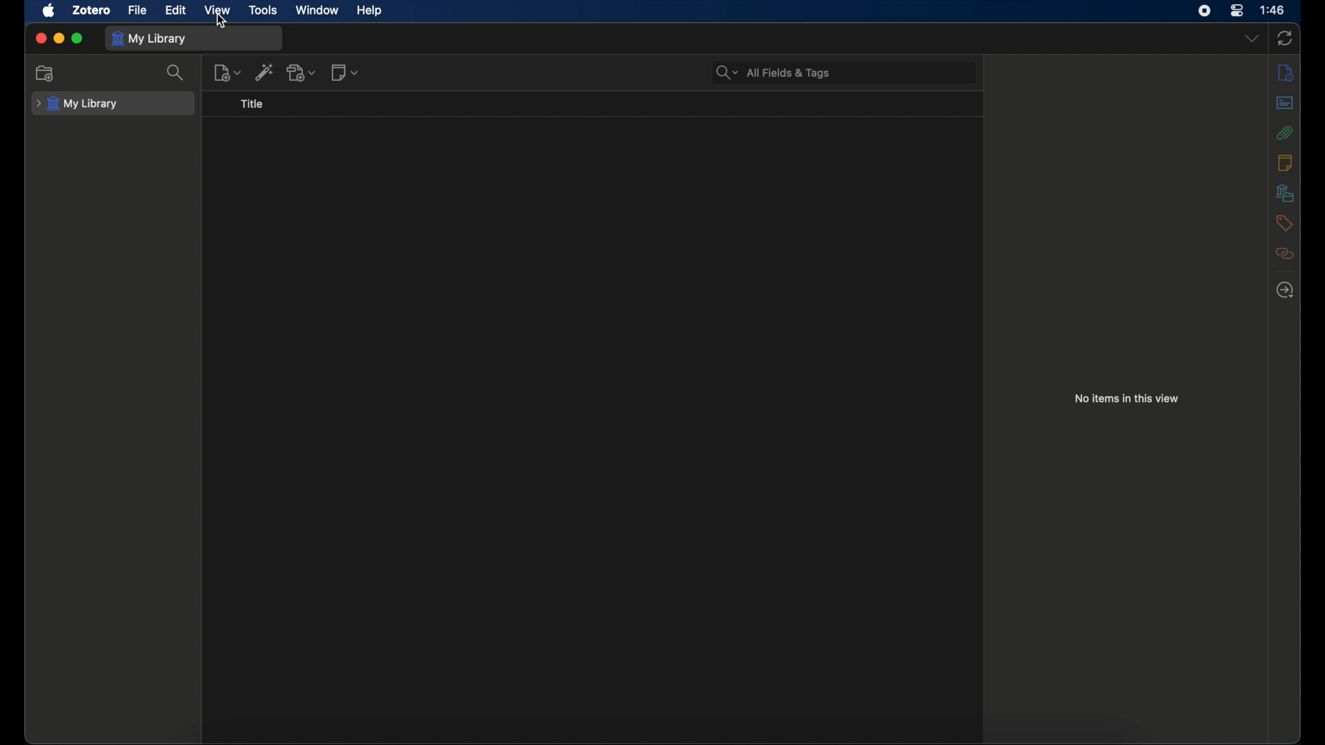 The width and height of the screenshot is (1325, 745). I want to click on help, so click(369, 10).